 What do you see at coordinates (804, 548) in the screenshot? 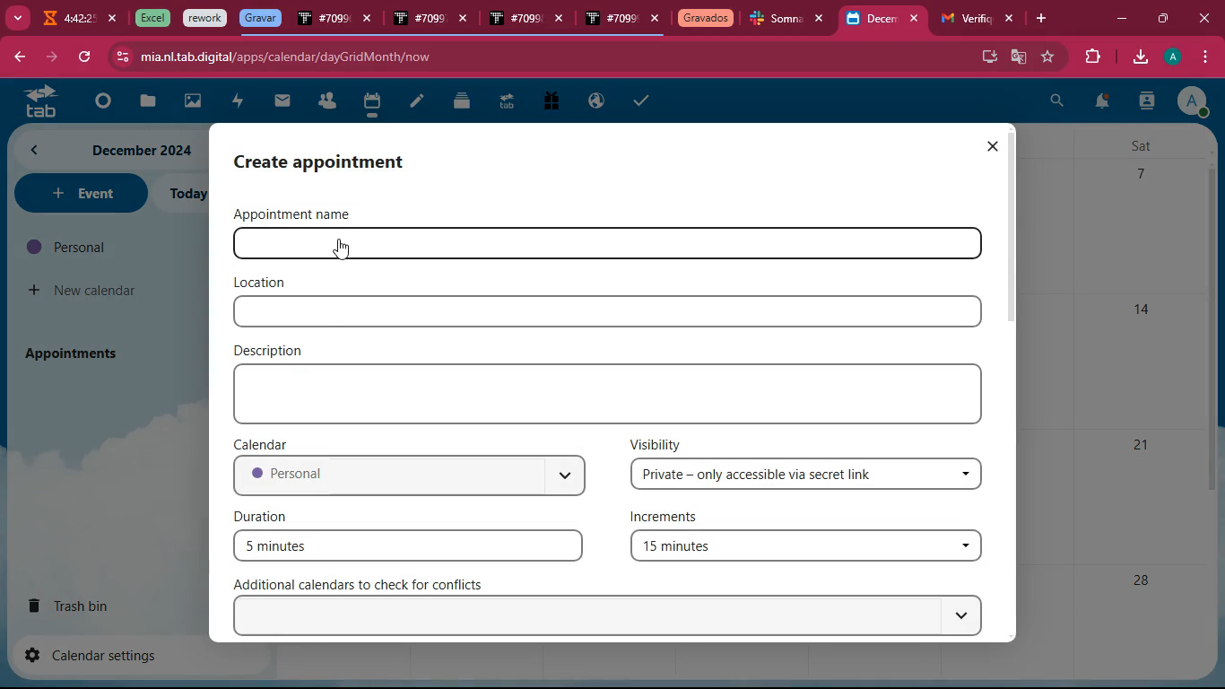
I see `15 minutes` at bounding box center [804, 548].